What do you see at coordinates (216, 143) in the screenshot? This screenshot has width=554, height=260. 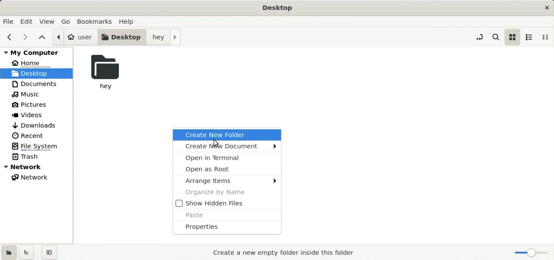 I see `cursor` at bounding box center [216, 143].